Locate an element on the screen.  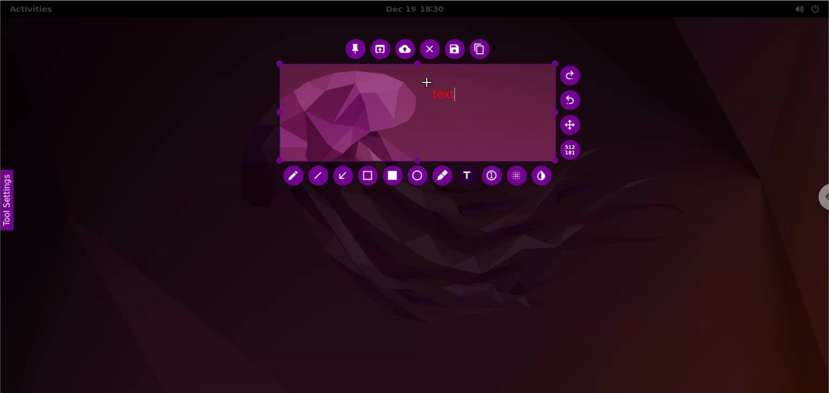
redo is located at coordinates (572, 76).